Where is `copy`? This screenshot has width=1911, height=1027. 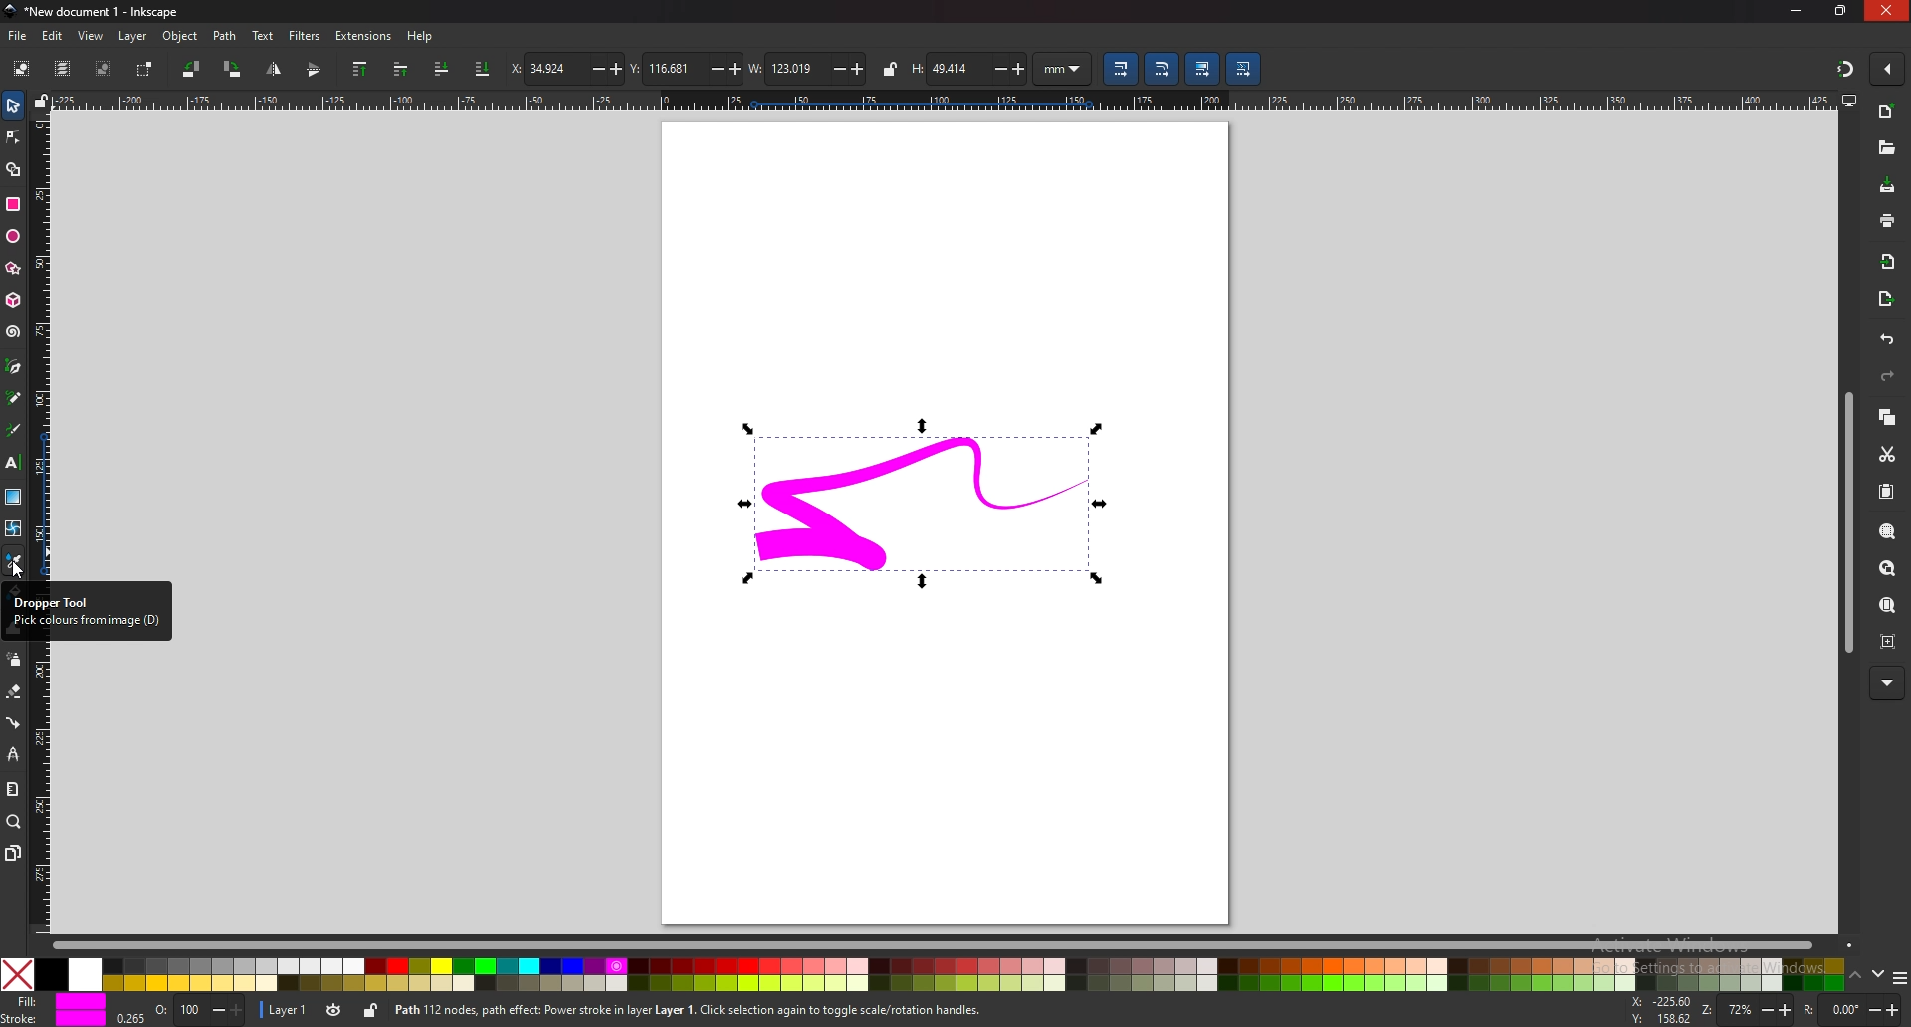
copy is located at coordinates (1889, 417).